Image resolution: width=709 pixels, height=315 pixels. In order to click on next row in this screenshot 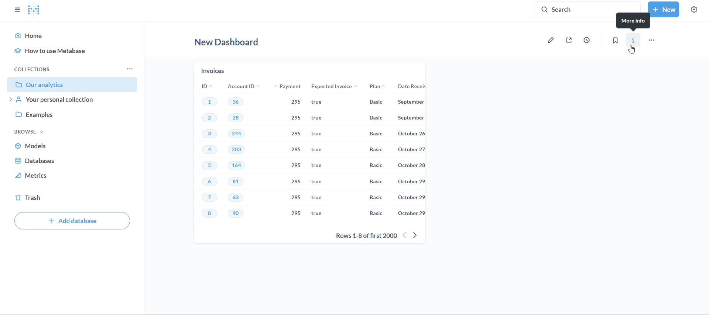, I will do `click(419, 234)`.